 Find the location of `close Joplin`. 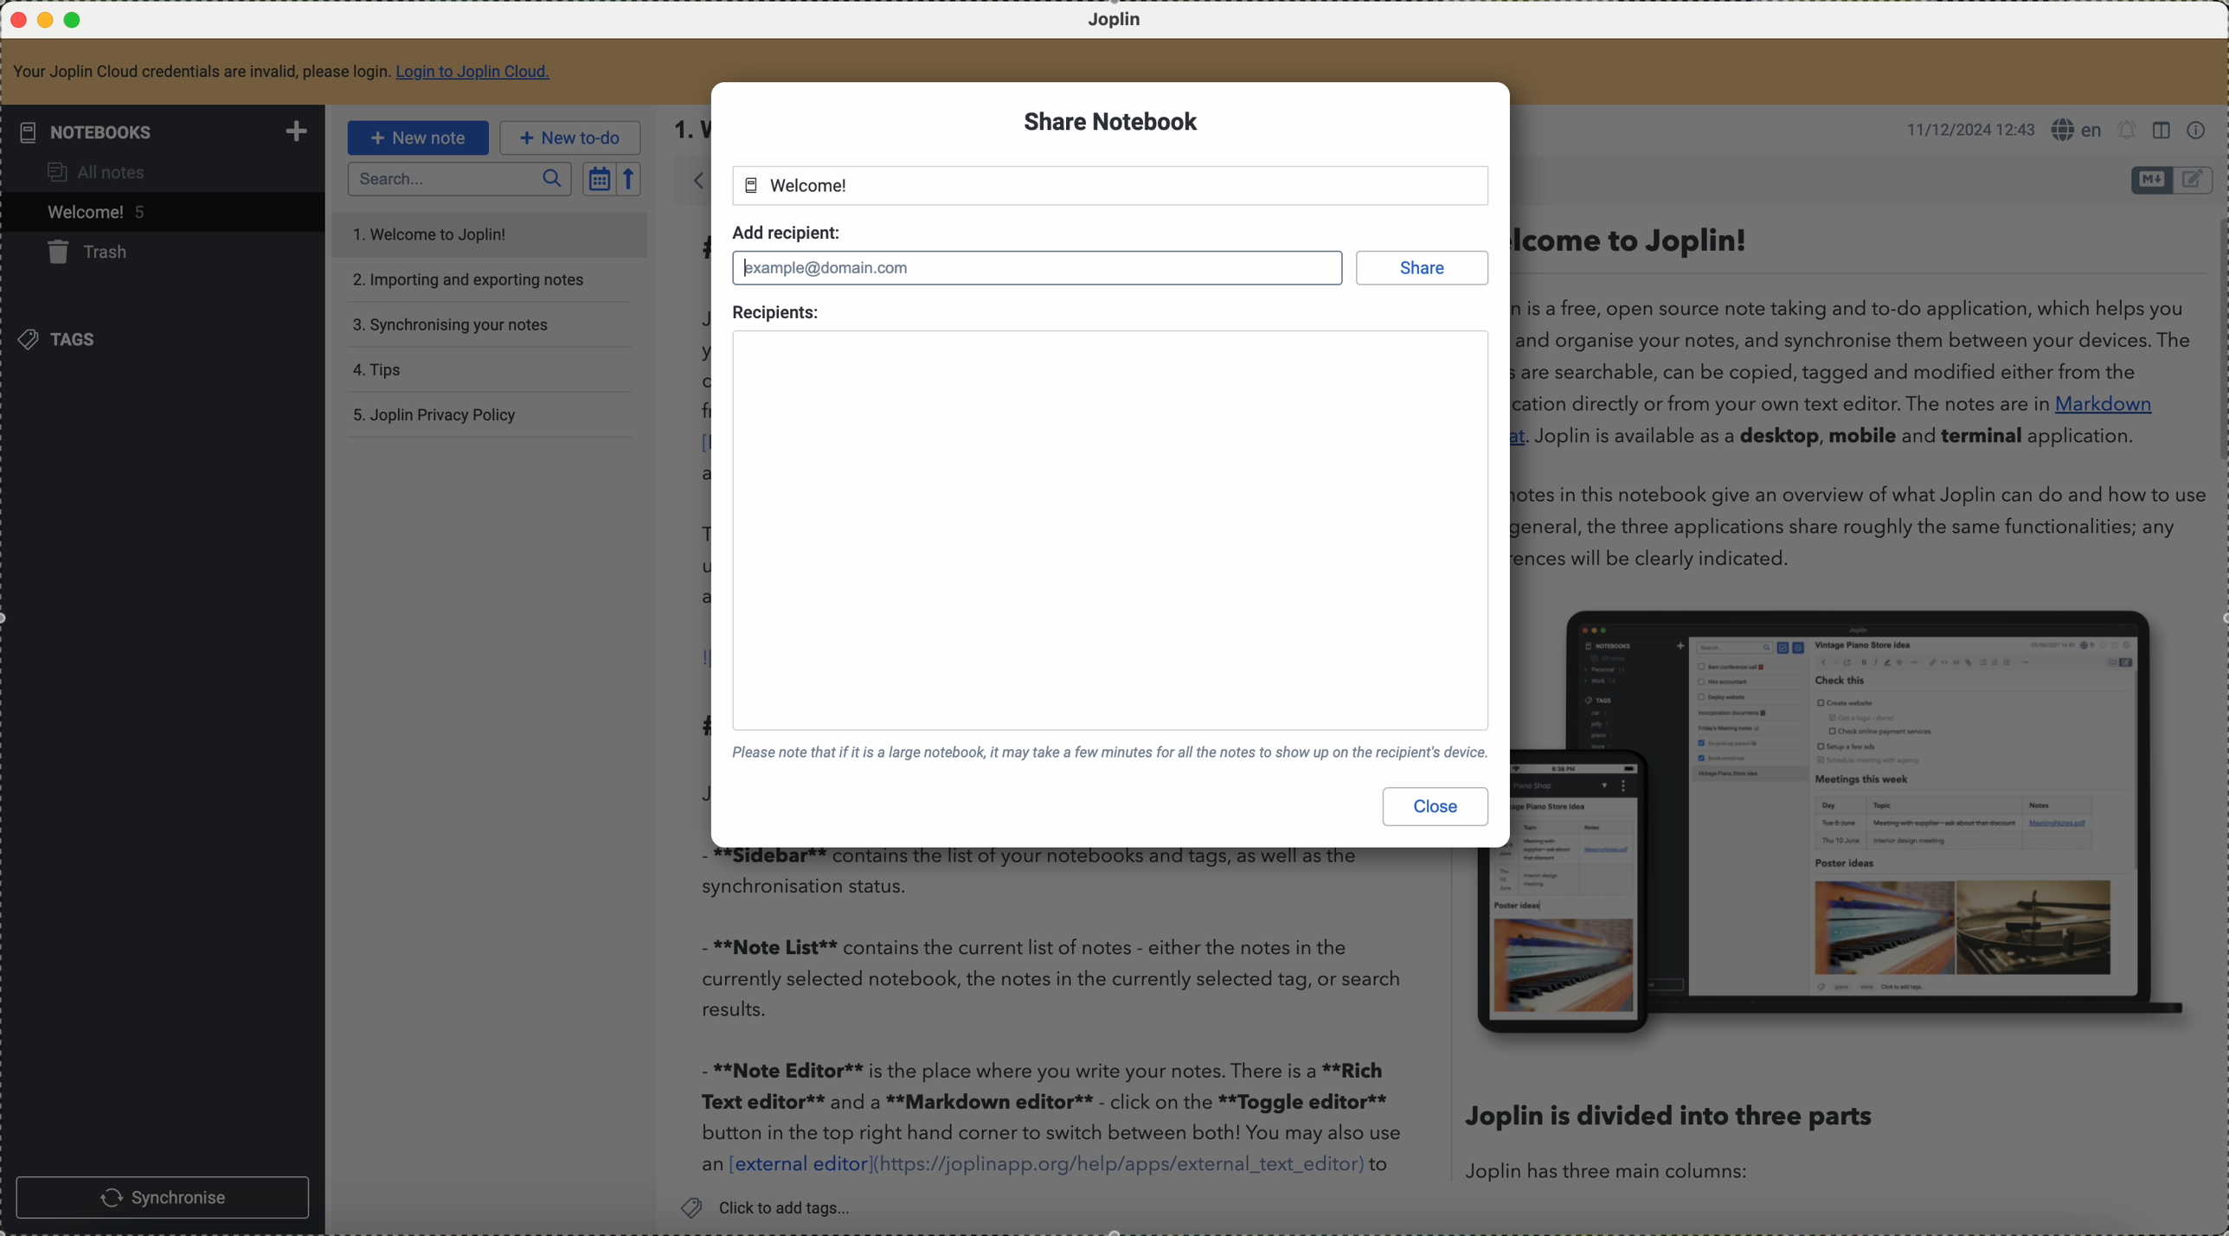

close Joplin is located at coordinates (16, 21).